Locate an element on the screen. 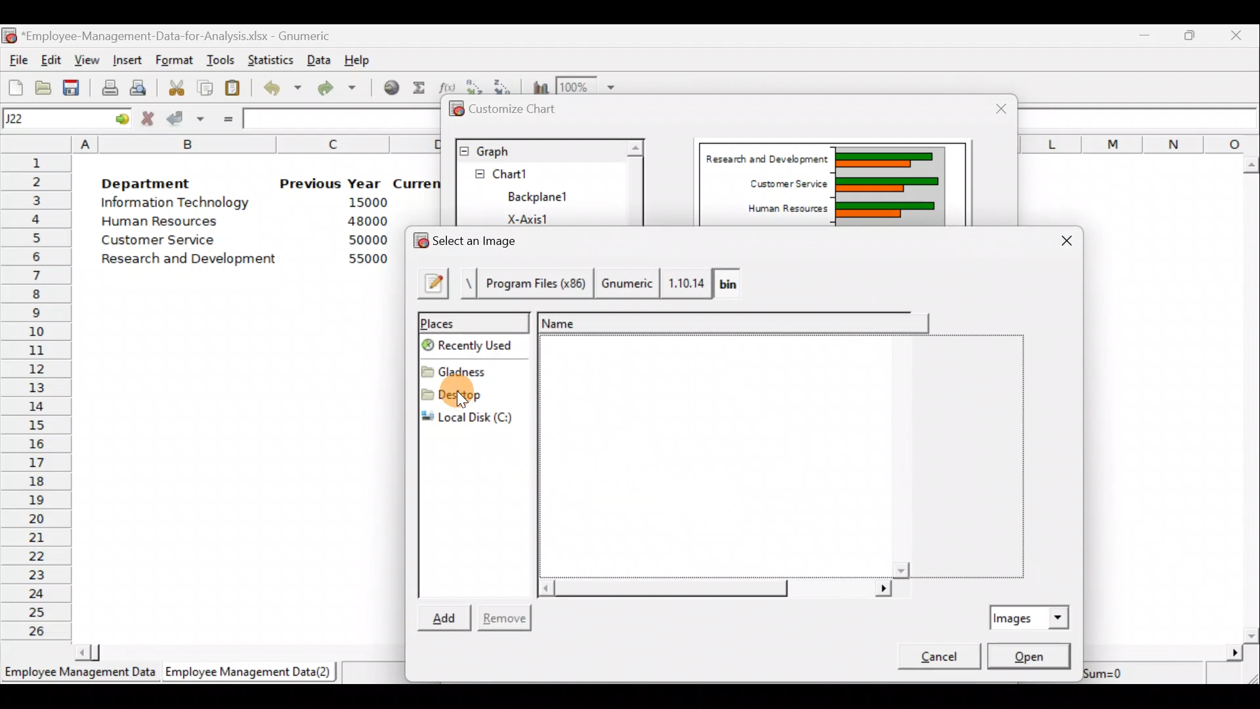  Accept change is located at coordinates (185, 120).